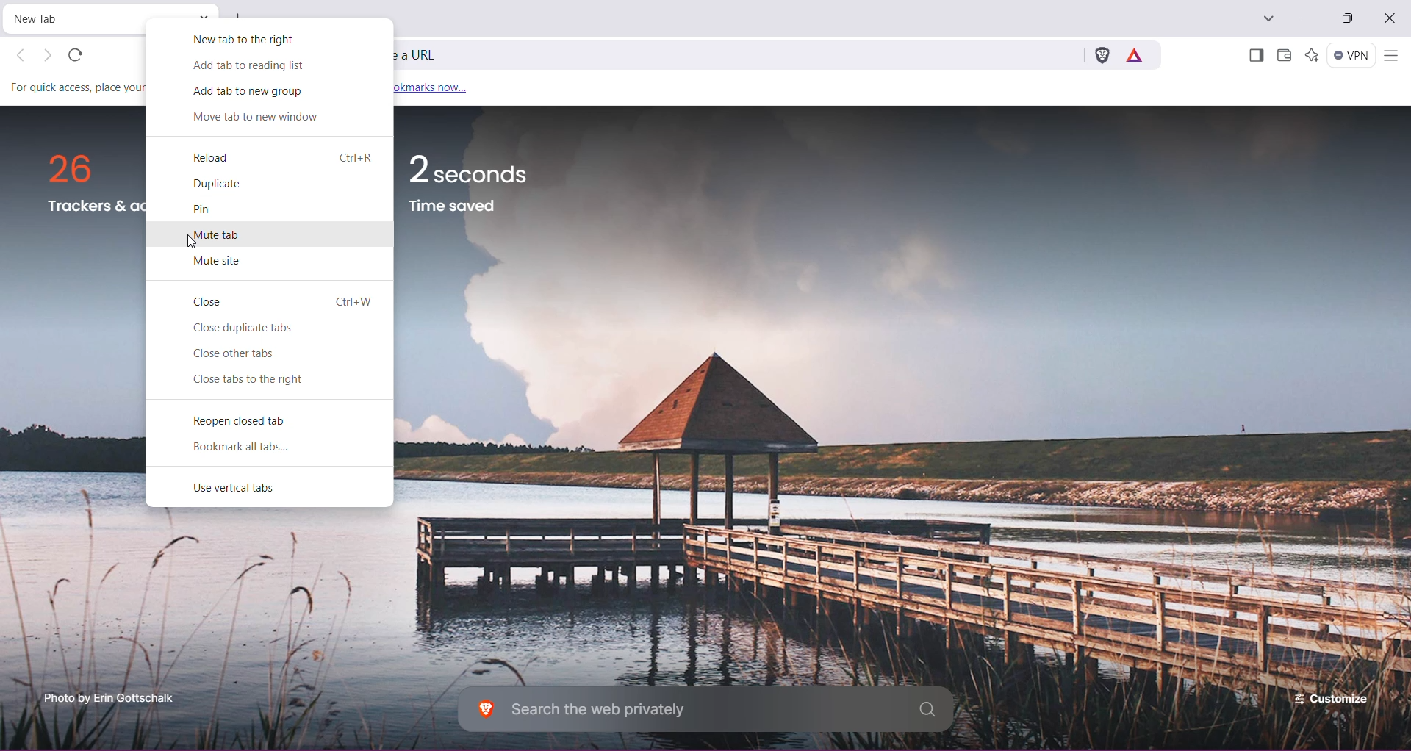 The image size is (1411, 751). Describe the element at coordinates (1304, 20) in the screenshot. I see `Minimize` at that location.